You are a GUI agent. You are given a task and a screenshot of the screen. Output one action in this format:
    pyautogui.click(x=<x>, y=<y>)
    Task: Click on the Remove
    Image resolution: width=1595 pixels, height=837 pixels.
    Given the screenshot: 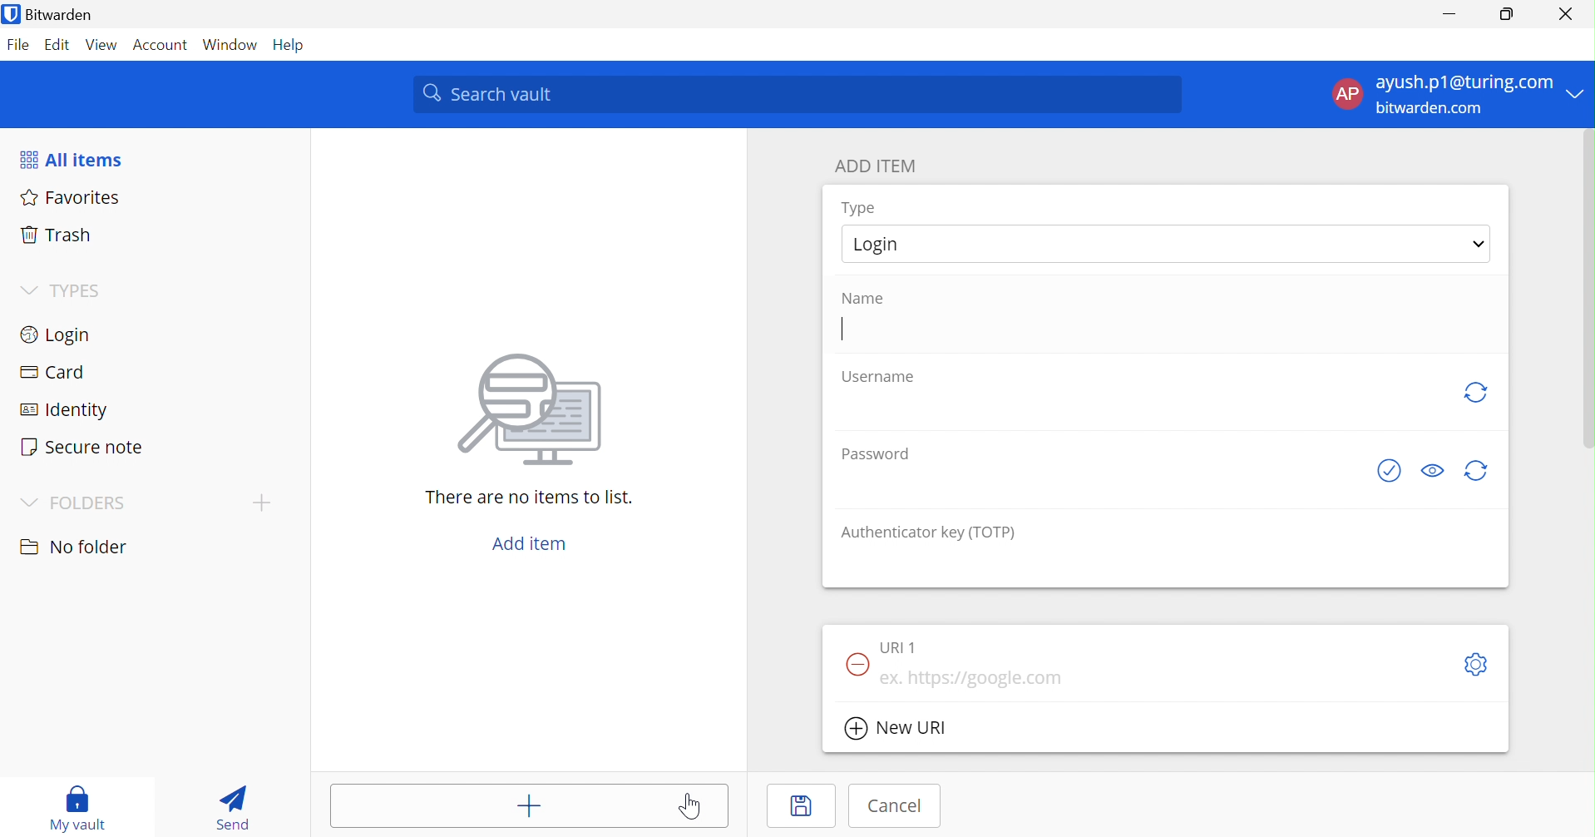 What is the action you would take?
    pyautogui.click(x=857, y=666)
    